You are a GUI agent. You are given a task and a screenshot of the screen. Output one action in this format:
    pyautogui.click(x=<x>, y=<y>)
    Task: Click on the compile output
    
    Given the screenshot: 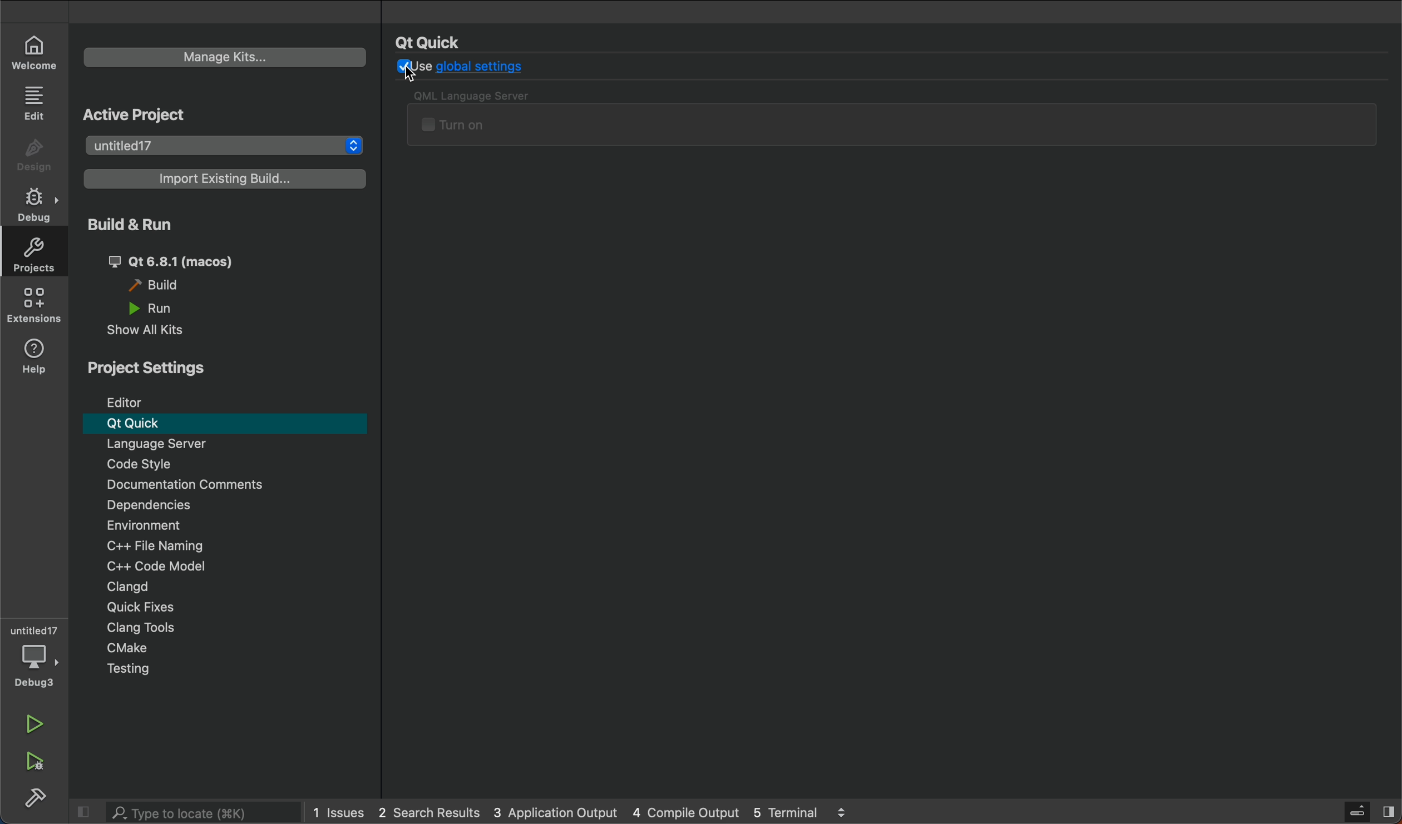 What is the action you would take?
    pyautogui.click(x=685, y=811)
    